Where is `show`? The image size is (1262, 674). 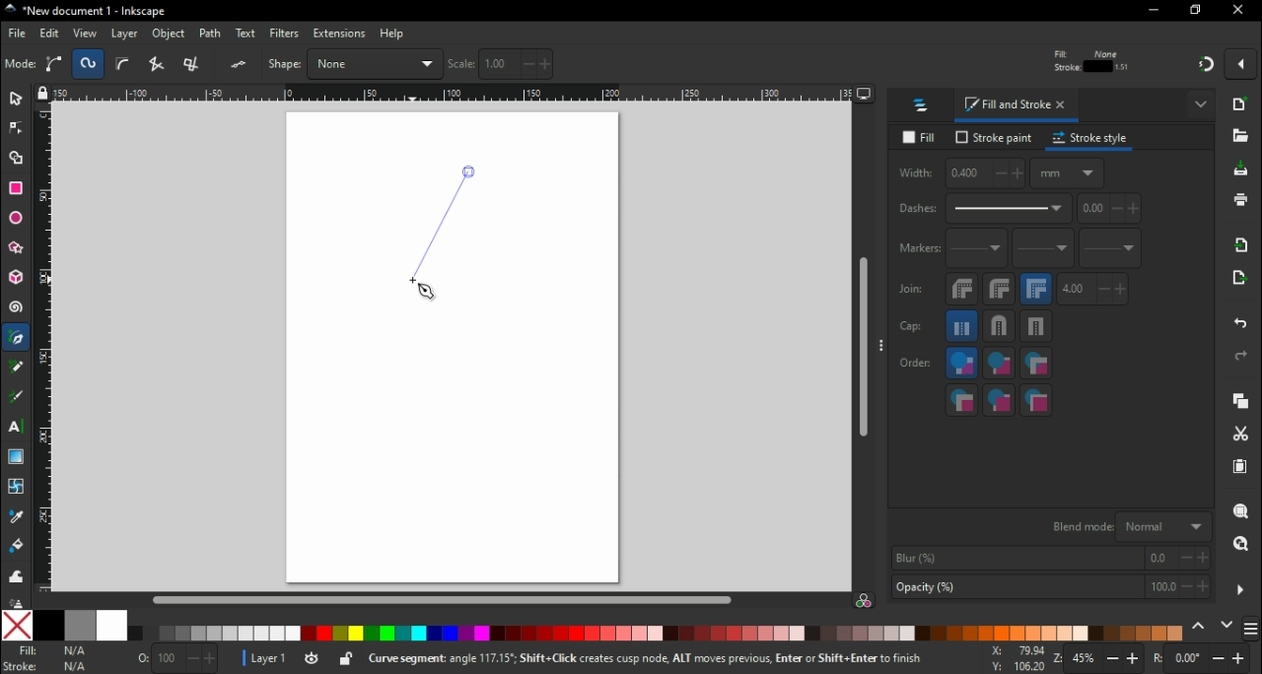 show is located at coordinates (1201, 106).